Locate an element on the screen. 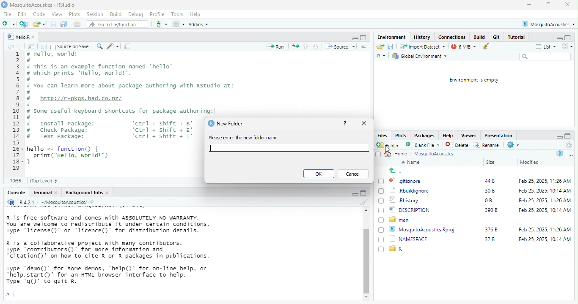 Image resolution: width=578 pixels, height=304 pixels. edit is located at coordinates (22, 15).